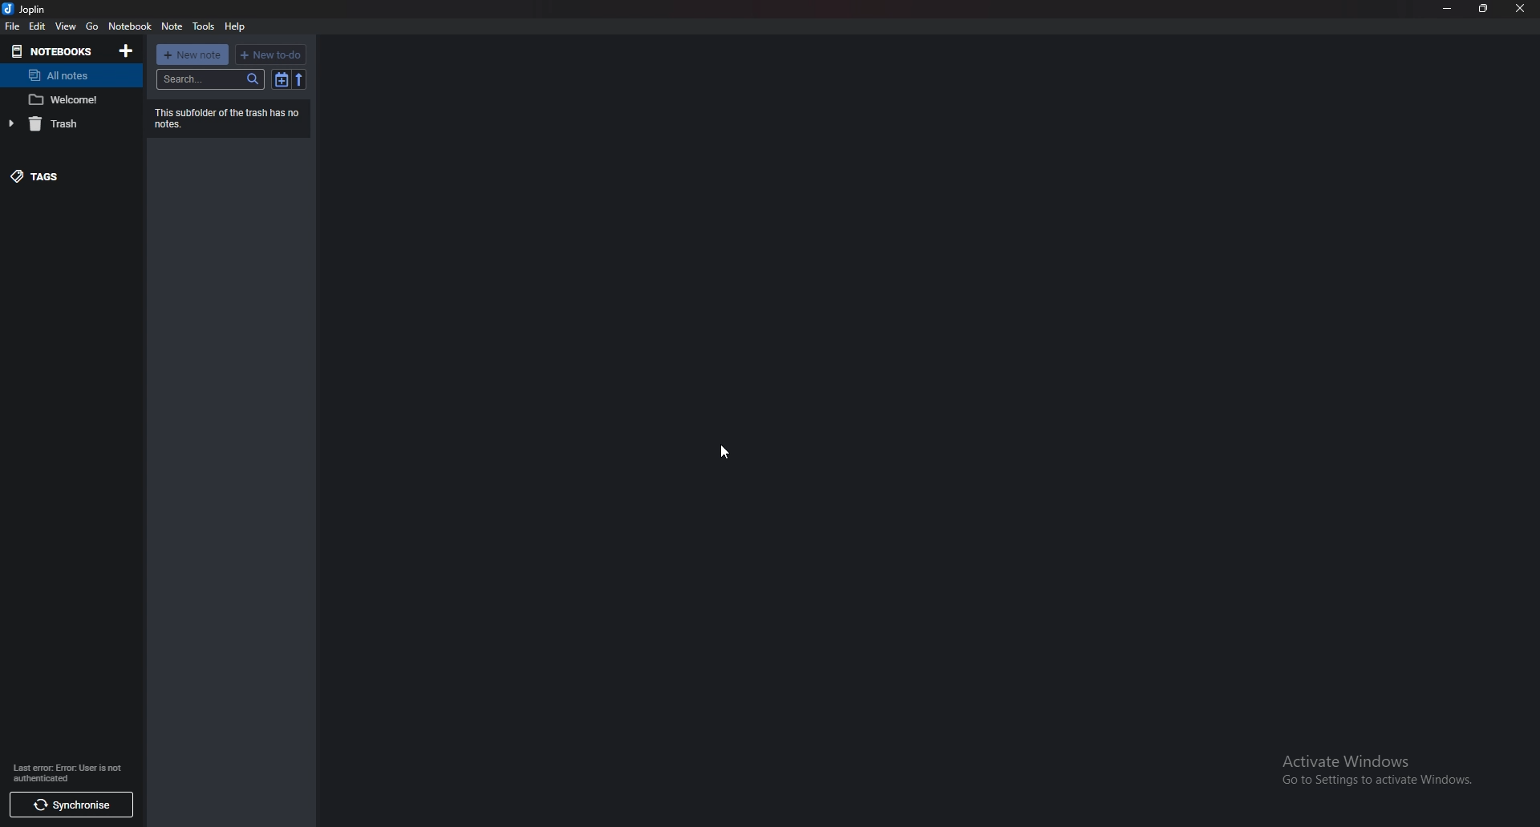 This screenshot has height=827, width=1540. Describe the element at coordinates (210, 79) in the screenshot. I see `search` at that location.